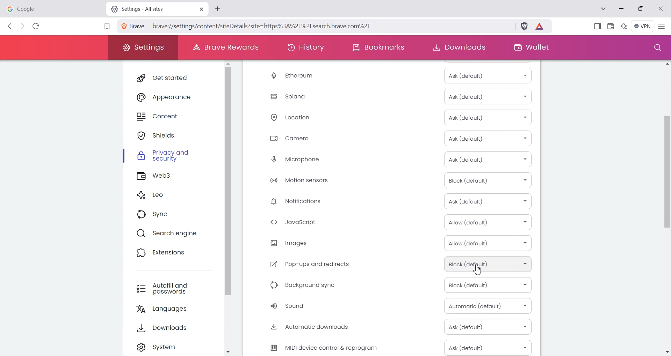 The width and height of the screenshot is (671, 356). Describe the element at coordinates (172, 234) in the screenshot. I see `Search engine` at that location.